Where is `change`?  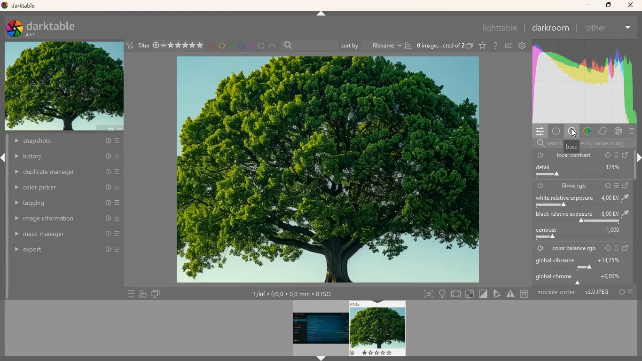
change is located at coordinates (626, 186).